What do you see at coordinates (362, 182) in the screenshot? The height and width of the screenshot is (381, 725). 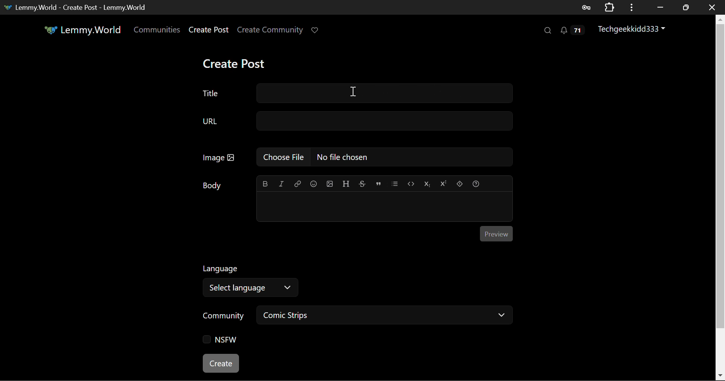 I see `strikethrough` at bounding box center [362, 182].